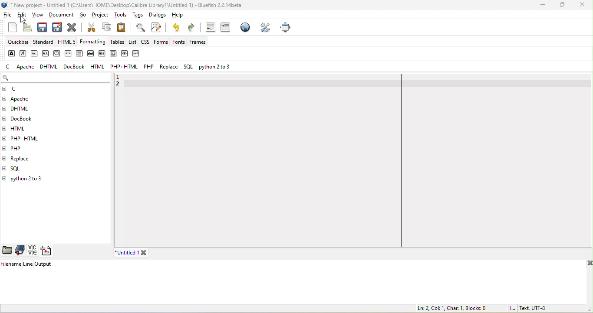  I want to click on open, so click(27, 28).